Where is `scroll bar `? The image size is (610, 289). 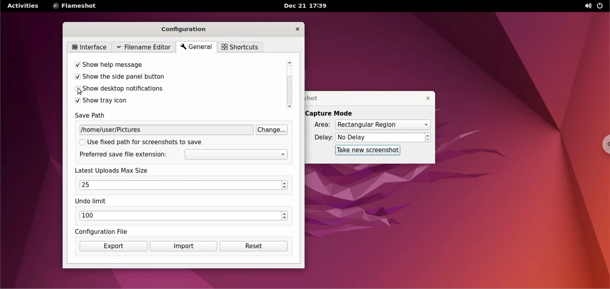
scroll bar  is located at coordinates (291, 85).